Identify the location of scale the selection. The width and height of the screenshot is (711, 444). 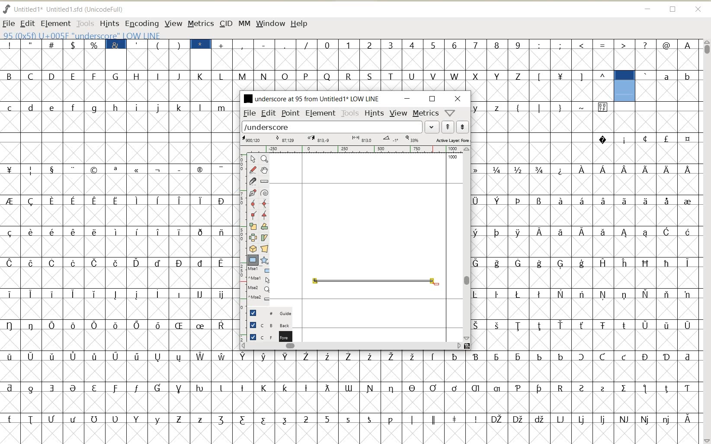
(252, 226).